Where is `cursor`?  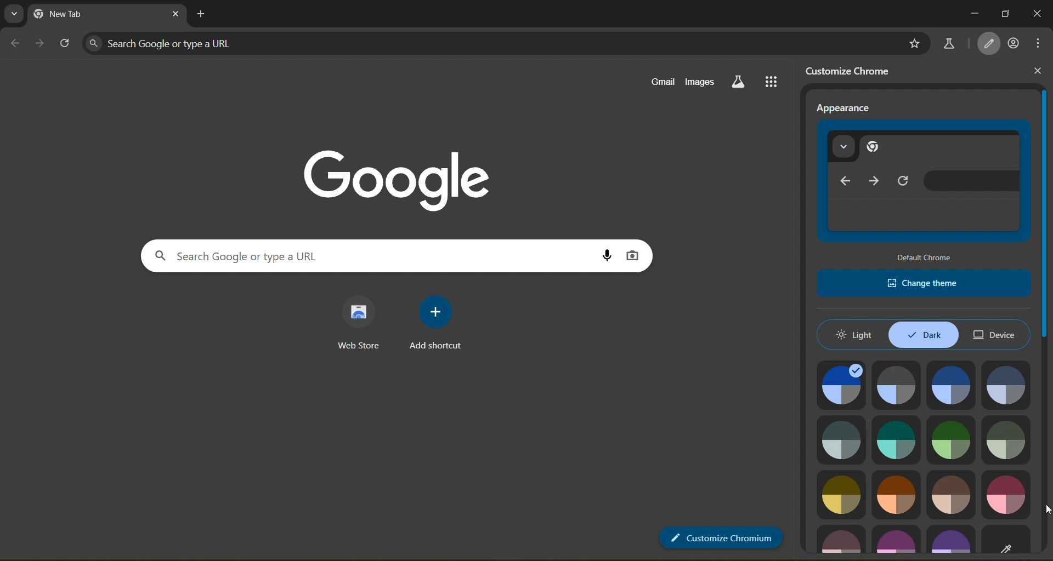
cursor is located at coordinates (1046, 516).